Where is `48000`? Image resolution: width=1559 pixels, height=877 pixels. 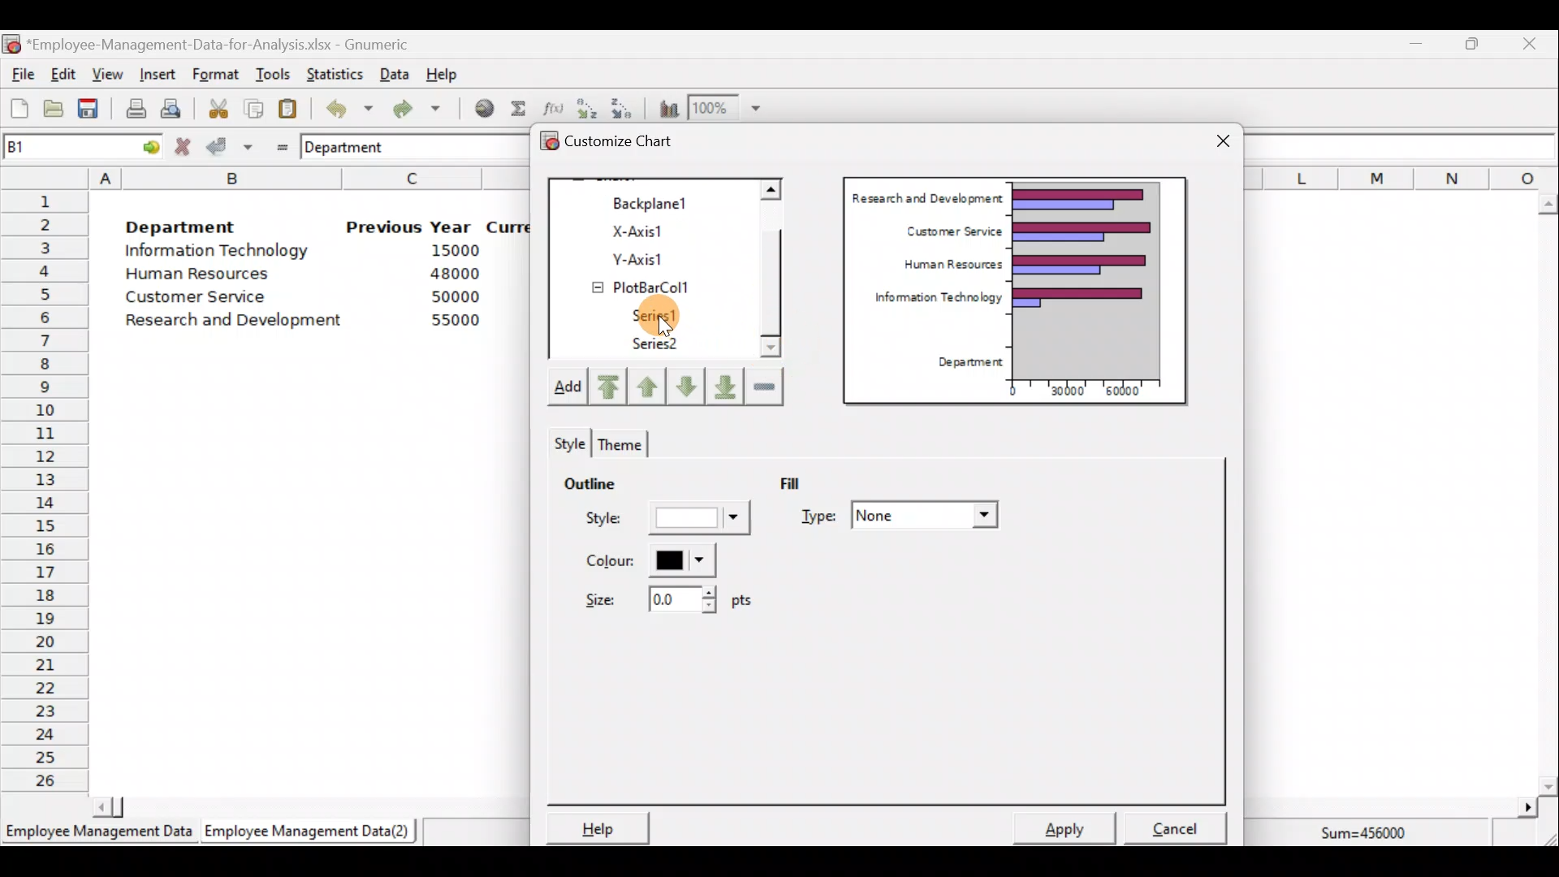 48000 is located at coordinates (454, 274).